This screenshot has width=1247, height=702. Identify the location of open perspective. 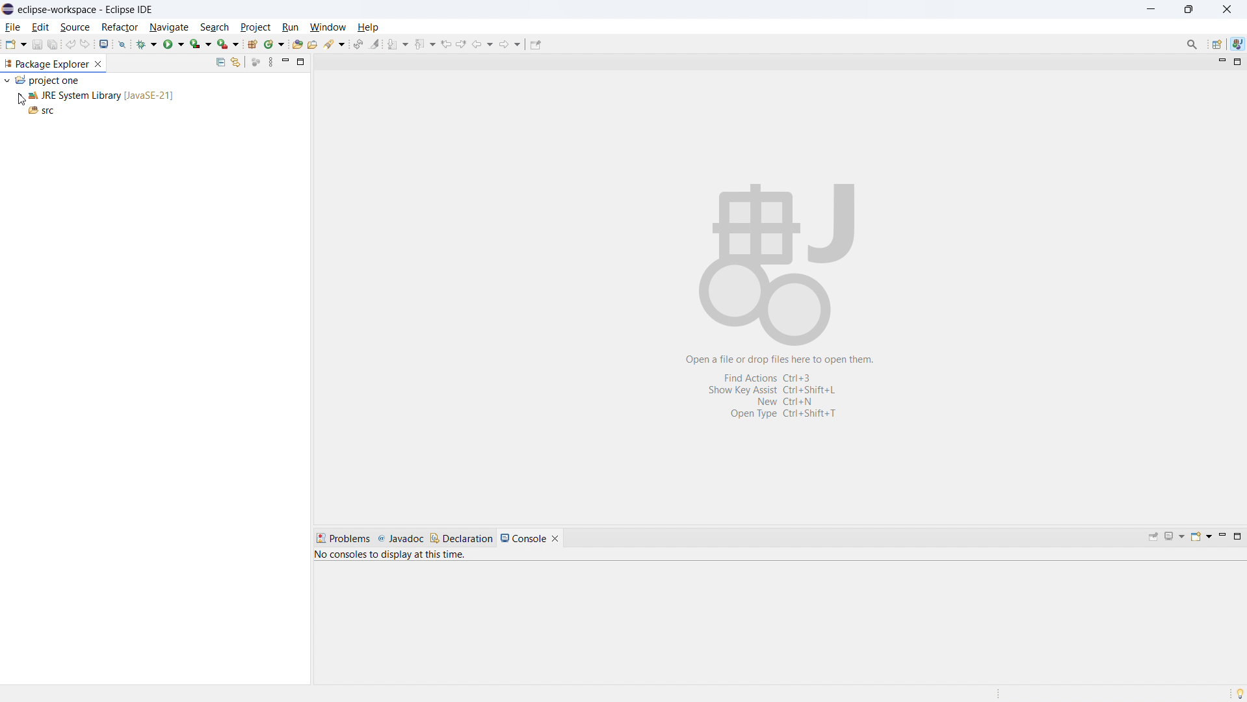
(1216, 44).